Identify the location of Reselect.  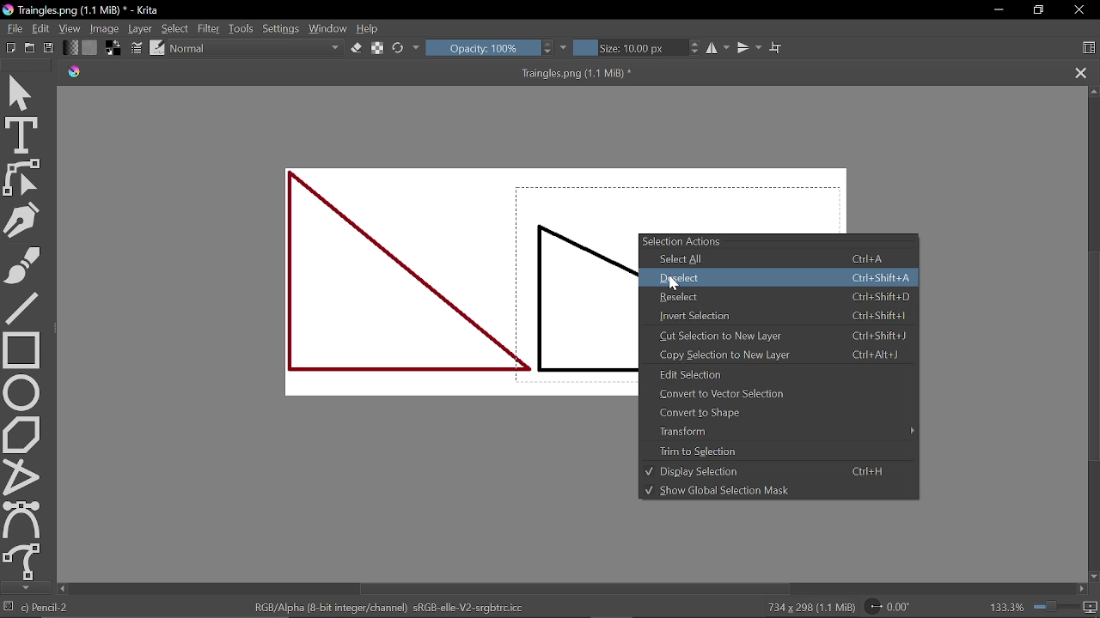
(781, 296).